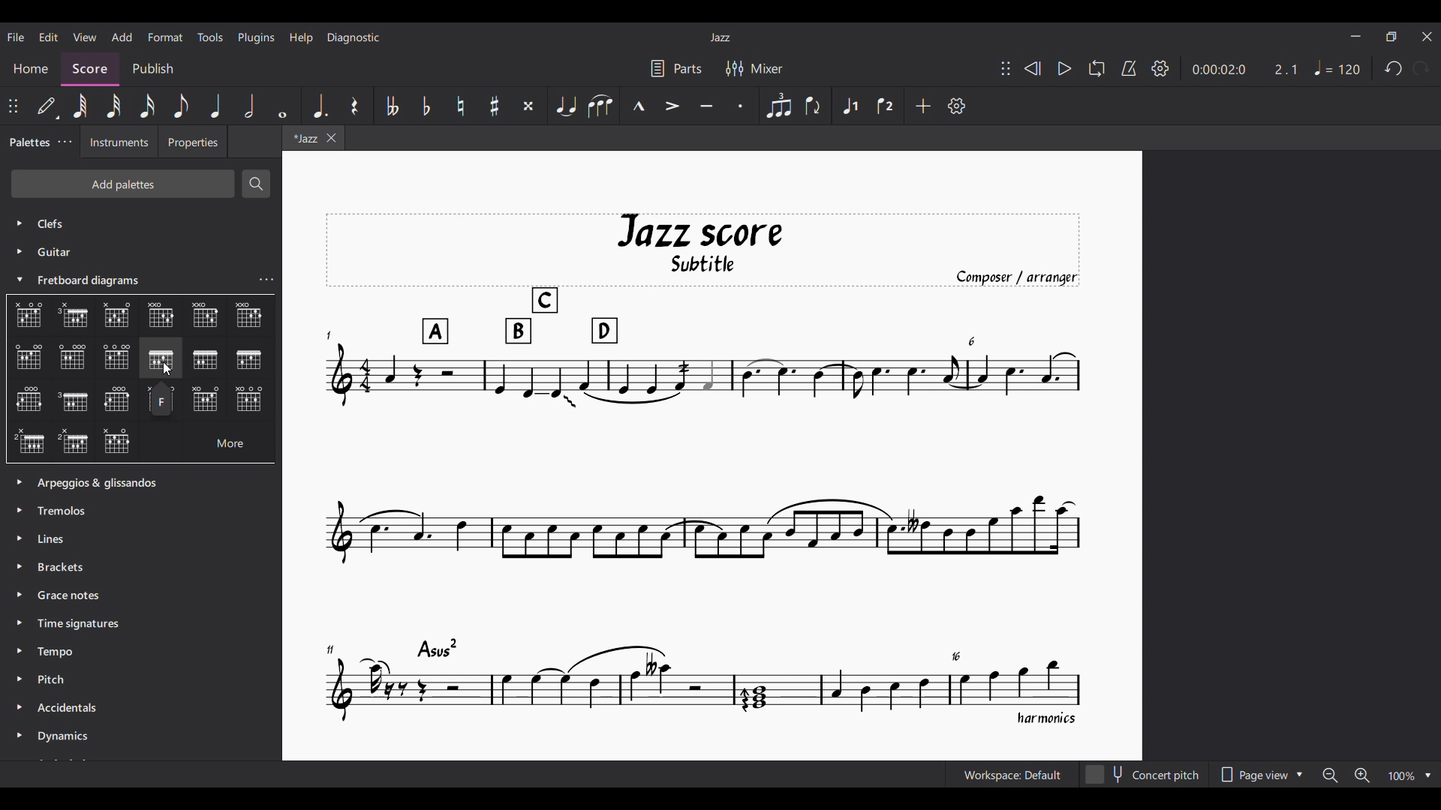 Image resolution: width=1441 pixels, height=810 pixels. What do you see at coordinates (165, 37) in the screenshot?
I see `Format menu` at bounding box center [165, 37].